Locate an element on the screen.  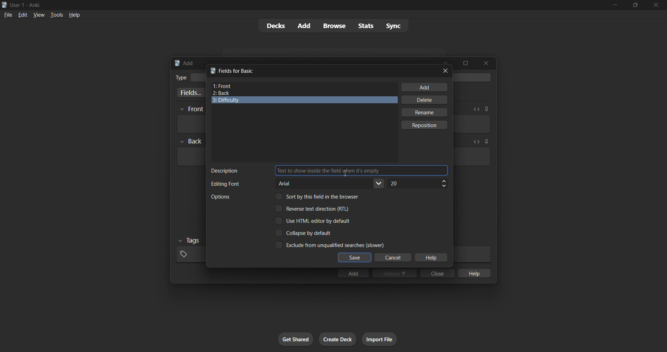
Toggle is located at coordinates (320, 196).